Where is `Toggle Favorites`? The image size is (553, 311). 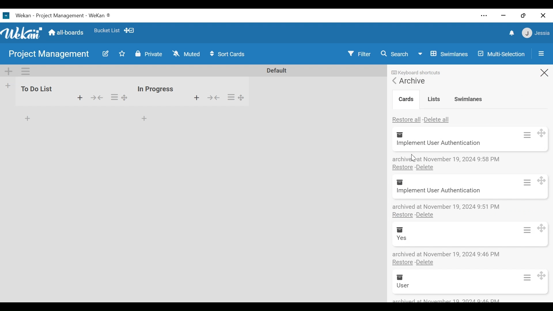
Toggle Favorites is located at coordinates (122, 54).